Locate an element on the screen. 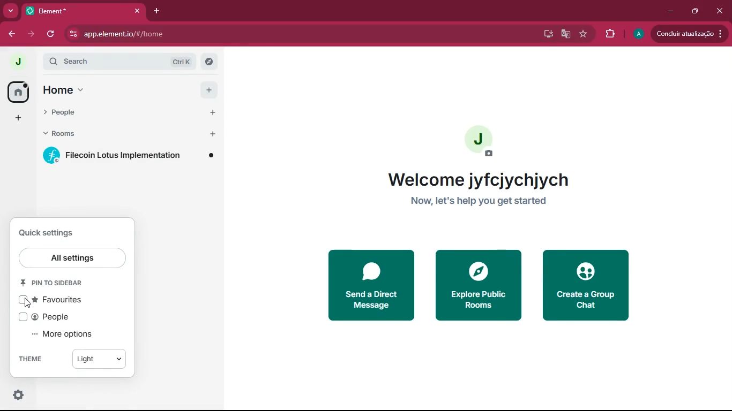 The height and width of the screenshot is (411, 732). room is located at coordinates (128, 156).